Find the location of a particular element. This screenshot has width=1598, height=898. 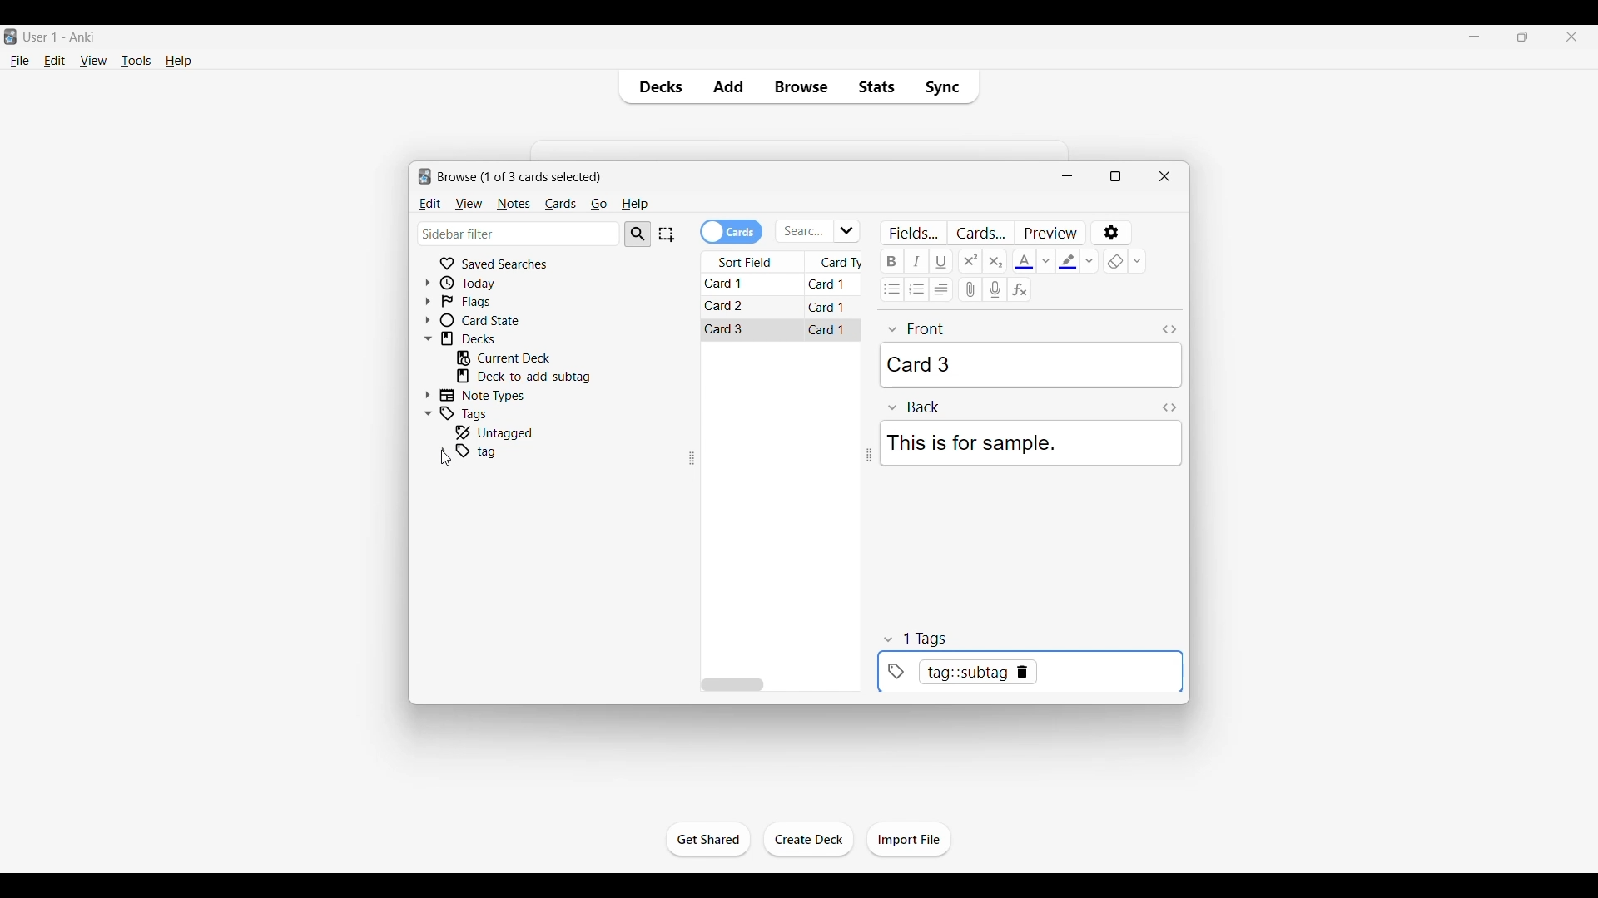

Text color options is located at coordinates (1045, 261).